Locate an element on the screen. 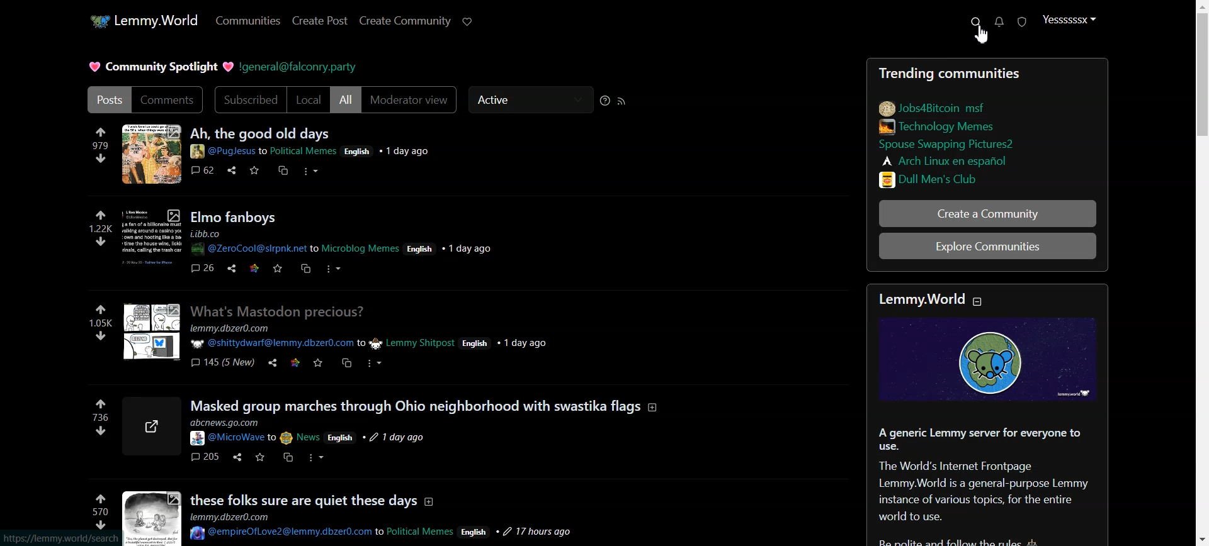  Explore Communities is located at coordinates (988, 247).